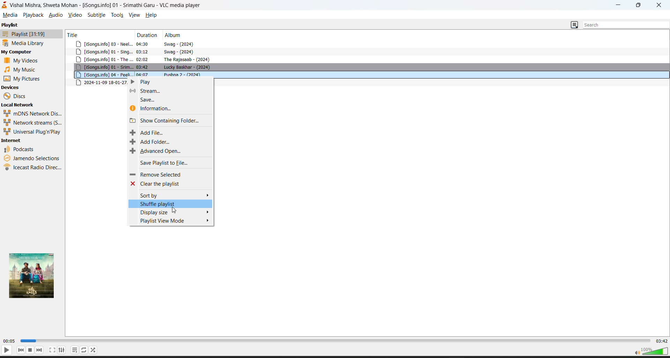 The height and width of the screenshot is (358, 670). What do you see at coordinates (103, 44) in the screenshot?
I see `songs info 03 neel` at bounding box center [103, 44].